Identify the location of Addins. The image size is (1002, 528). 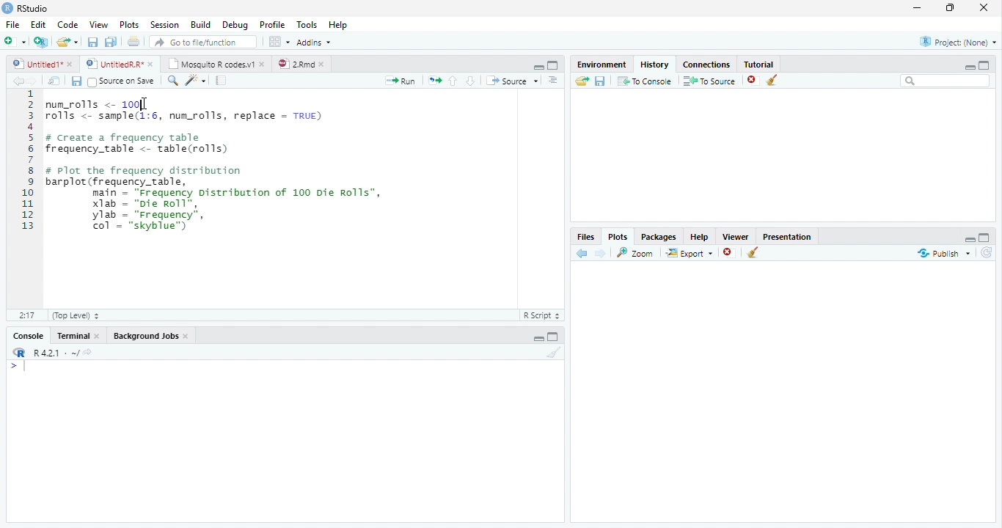
(316, 41).